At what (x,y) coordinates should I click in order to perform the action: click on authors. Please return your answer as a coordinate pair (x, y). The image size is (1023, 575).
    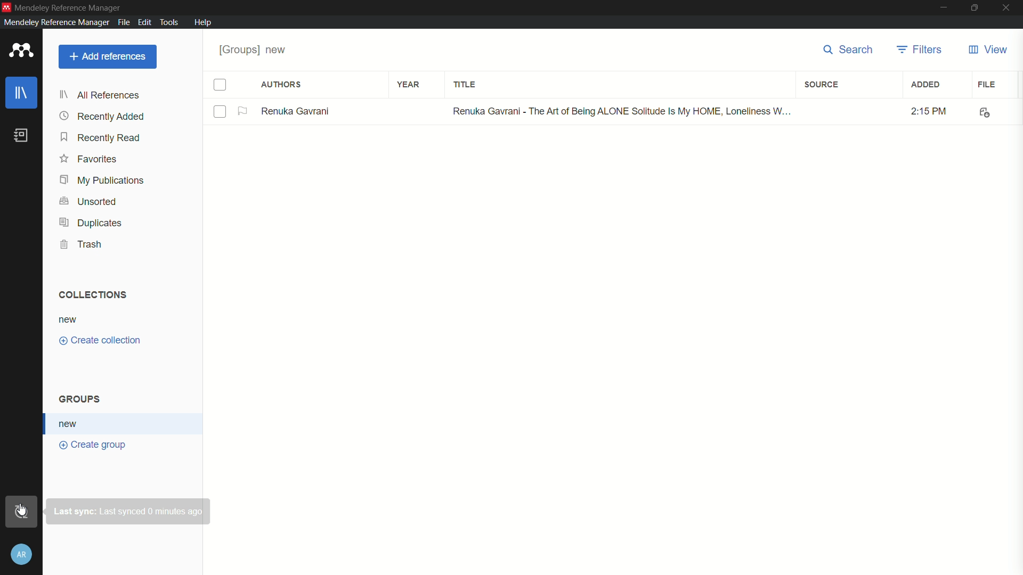
    Looking at the image, I should click on (282, 85).